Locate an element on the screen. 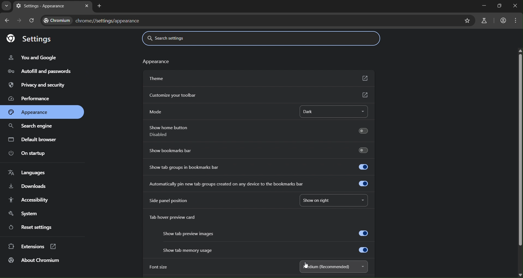 The width and height of the screenshot is (523, 278). show home button disabled is located at coordinates (260, 132).